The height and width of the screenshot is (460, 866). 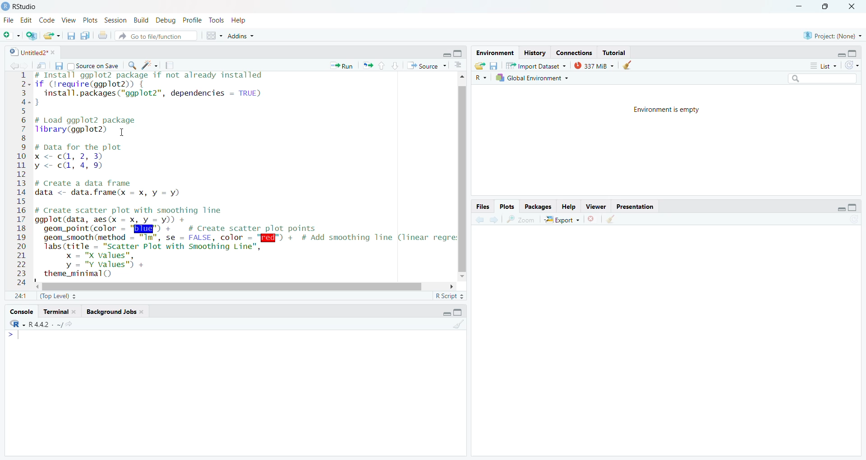 What do you see at coordinates (102, 36) in the screenshot?
I see `print the current file` at bounding box center [102, 36].